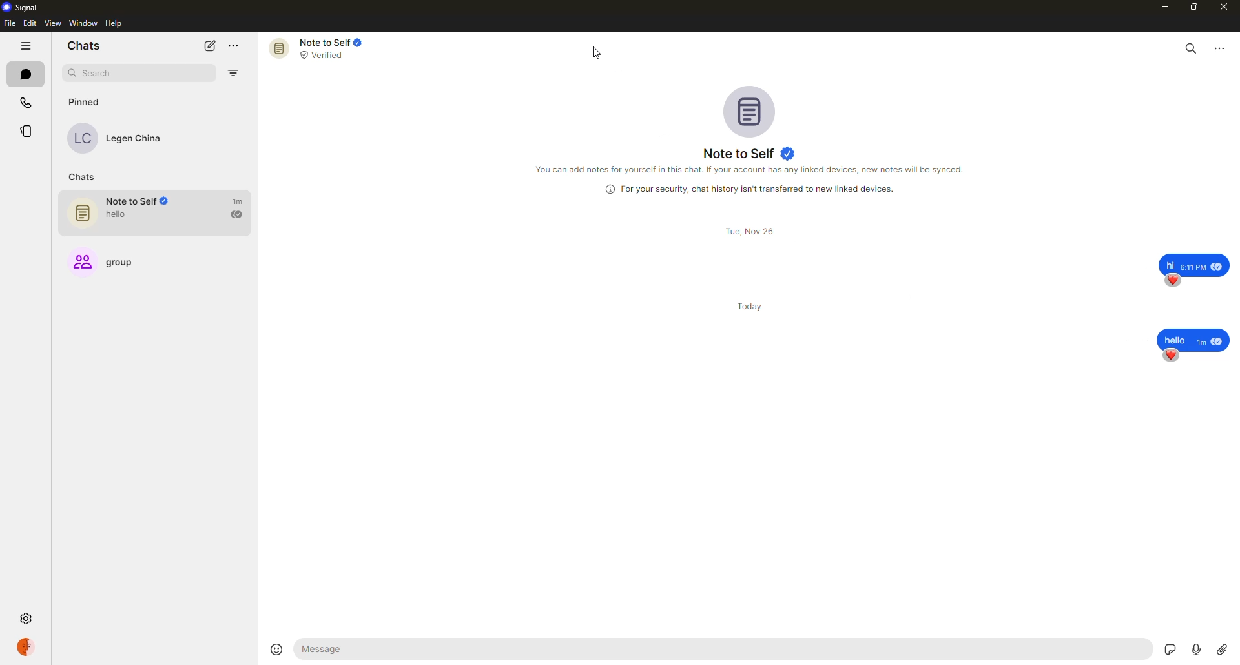 This screenshot has height=665, width=1240. What do you see at coordinates (84, 102) in the screenshot?
I see `pinned` at bounding box center [84, 102].